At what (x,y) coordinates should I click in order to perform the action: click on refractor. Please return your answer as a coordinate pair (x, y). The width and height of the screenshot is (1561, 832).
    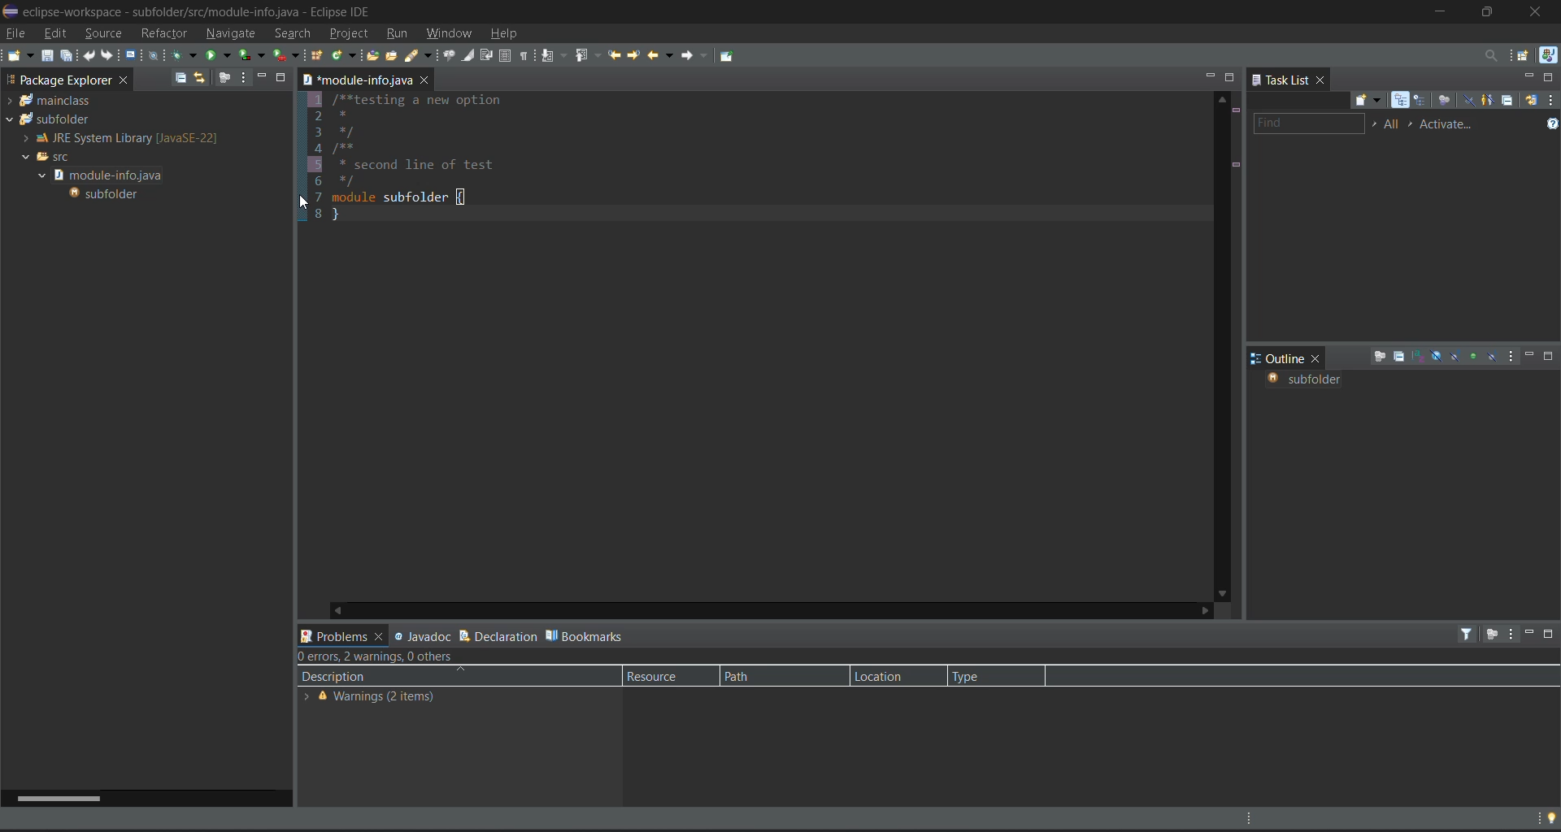
    Looking at the image, I should click on (165, 32).